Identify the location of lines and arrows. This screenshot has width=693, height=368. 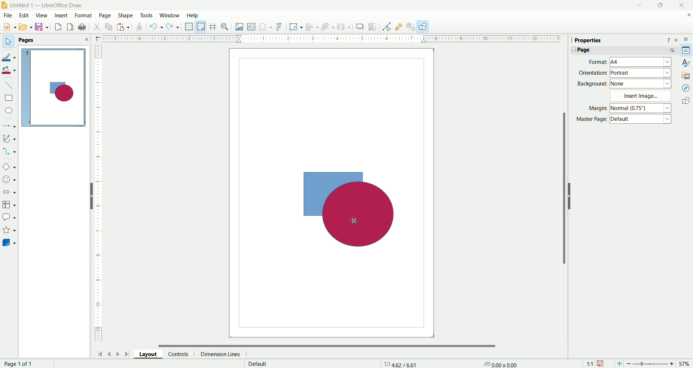
(10, 124).